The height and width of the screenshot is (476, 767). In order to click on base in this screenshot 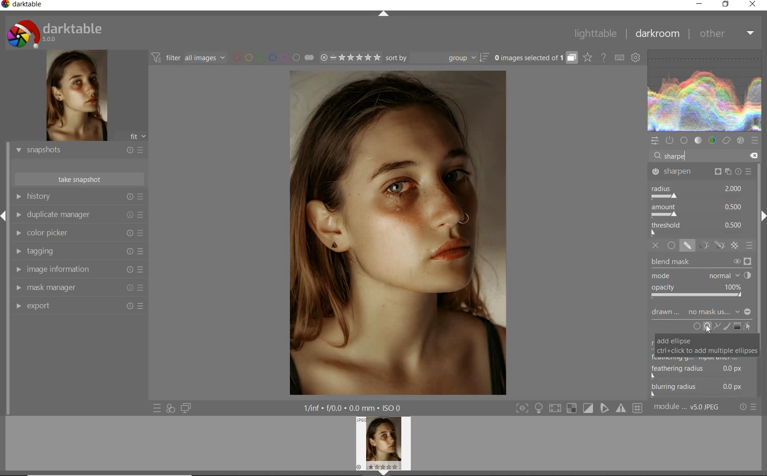, I will do `click(685, 141)`.